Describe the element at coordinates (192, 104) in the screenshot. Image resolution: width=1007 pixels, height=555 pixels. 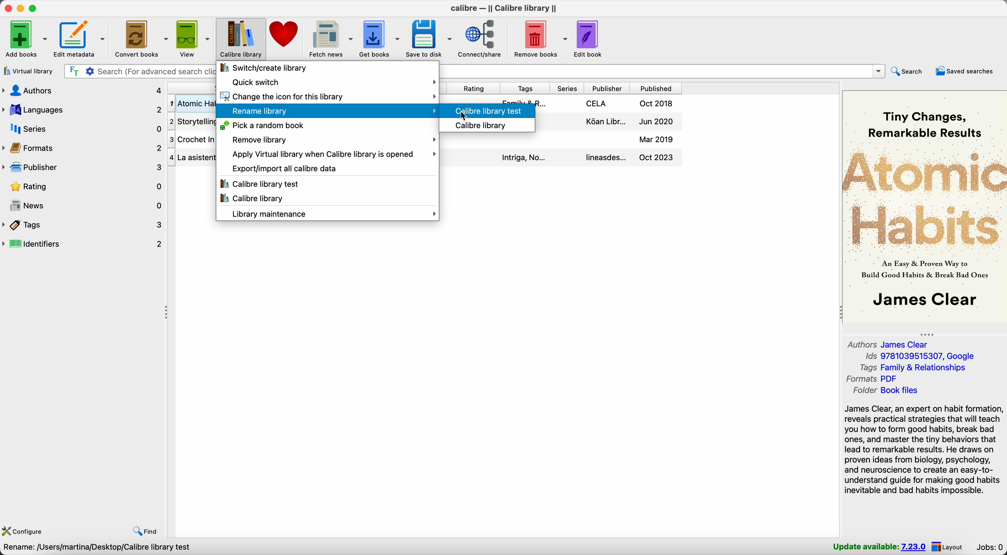
I see `Atomic Habitis: Tiny Changes... book` at that location.